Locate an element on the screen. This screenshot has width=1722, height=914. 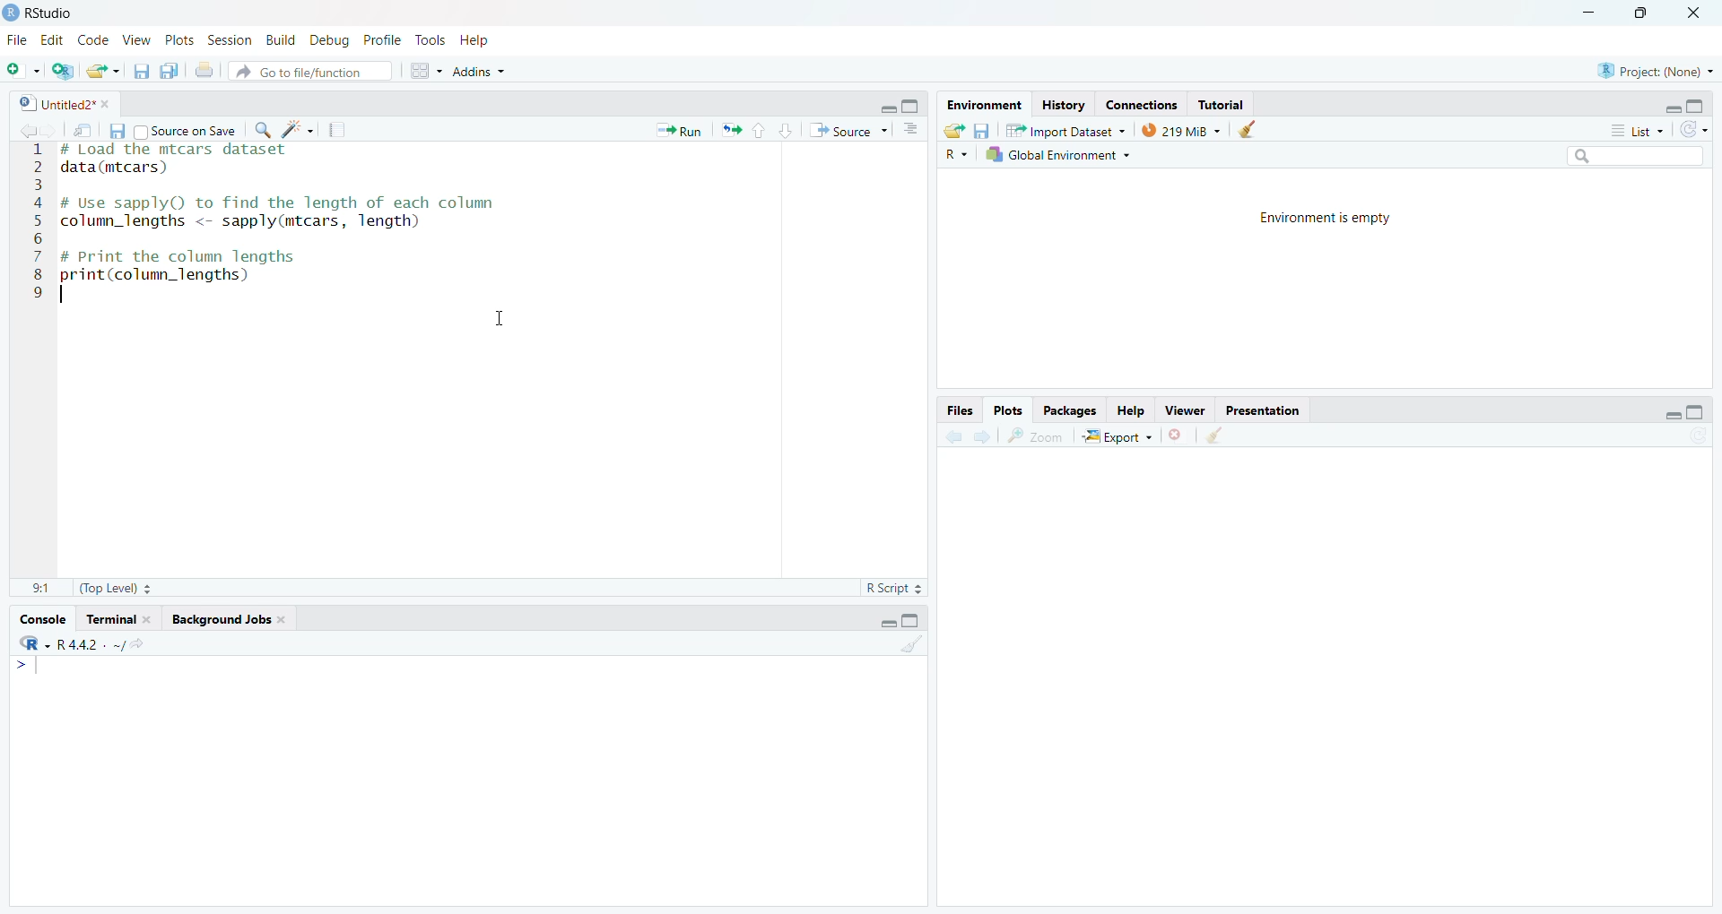
Import Dataset ~ is located at coordinates (1065, 130).